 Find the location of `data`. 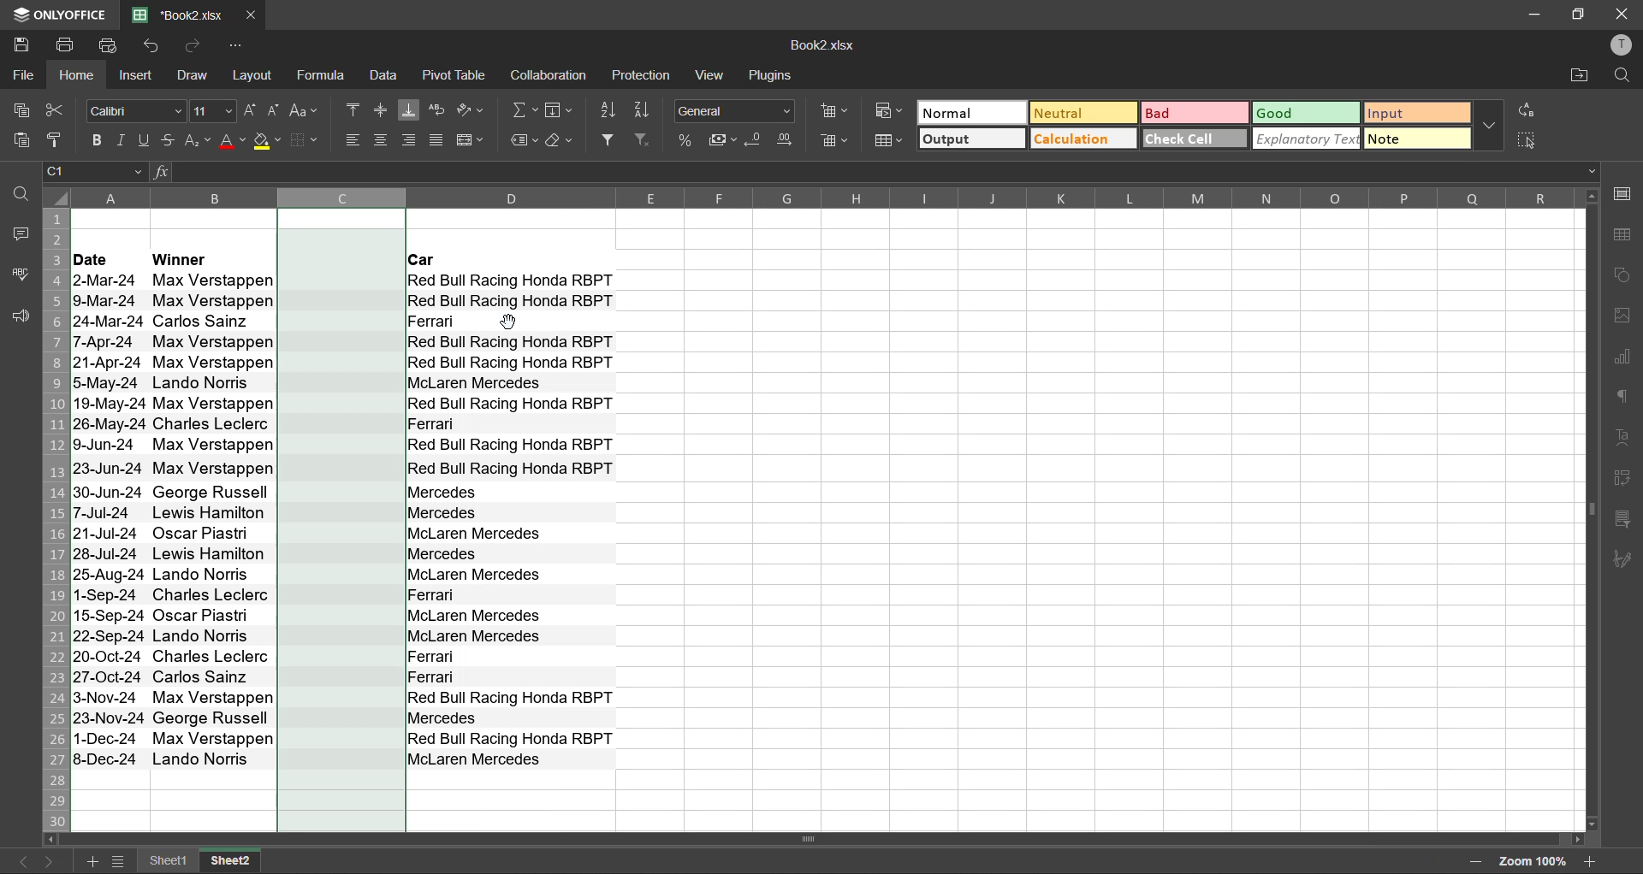

data is located at coordinates (389, 78).